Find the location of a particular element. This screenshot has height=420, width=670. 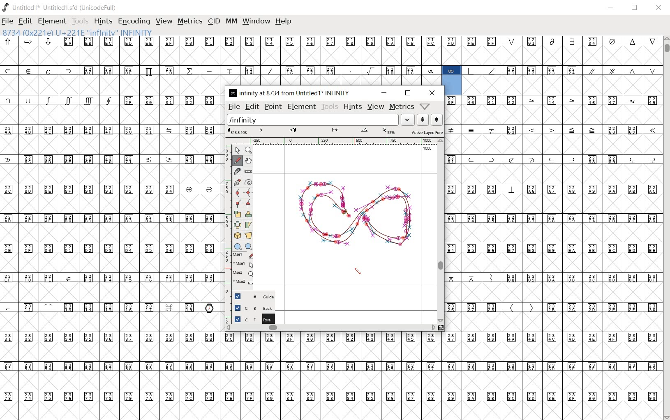

close is located at coordinates (659, 8).